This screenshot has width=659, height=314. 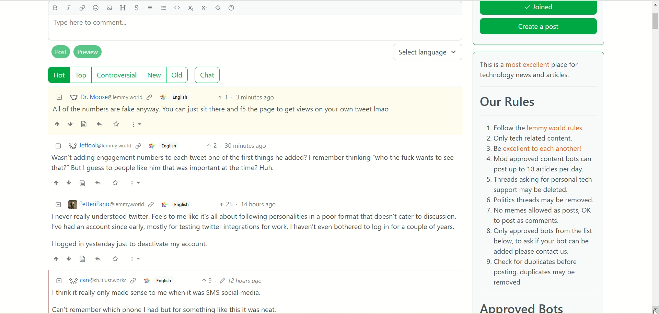 I want to click on image, so click(x=109, y=8).